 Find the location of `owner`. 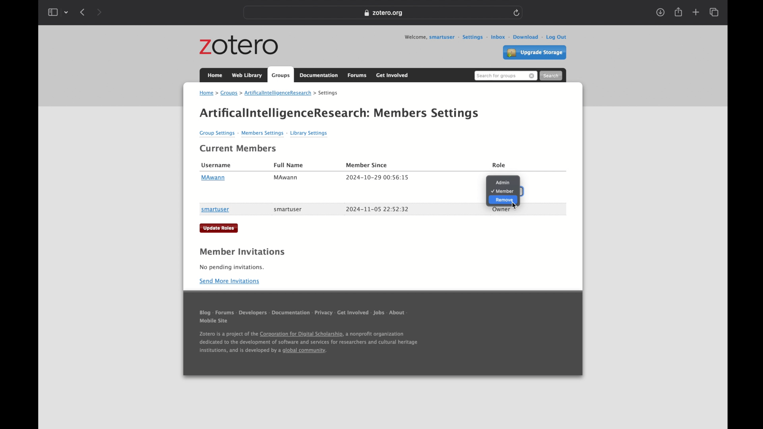

owner is located at coordinates (502, 209).